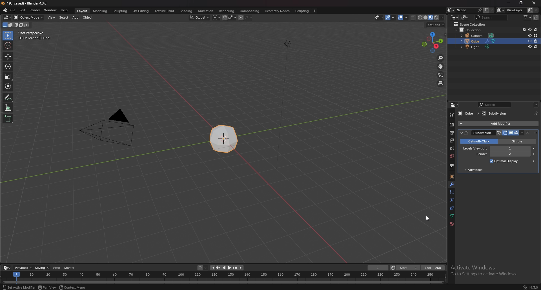 This screenshot has width=541, height=290. Describe the element at coordinates (474, 30) in the screenshot. I see `collection` at that location.